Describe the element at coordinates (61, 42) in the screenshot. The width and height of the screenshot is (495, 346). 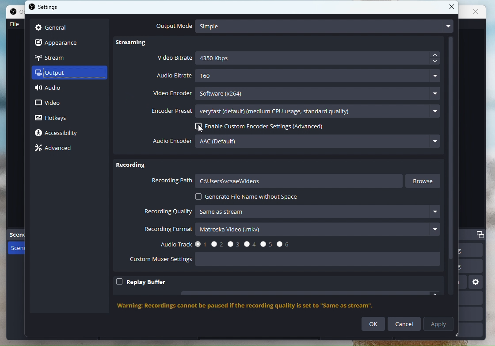
I see `Apperance` at that location.